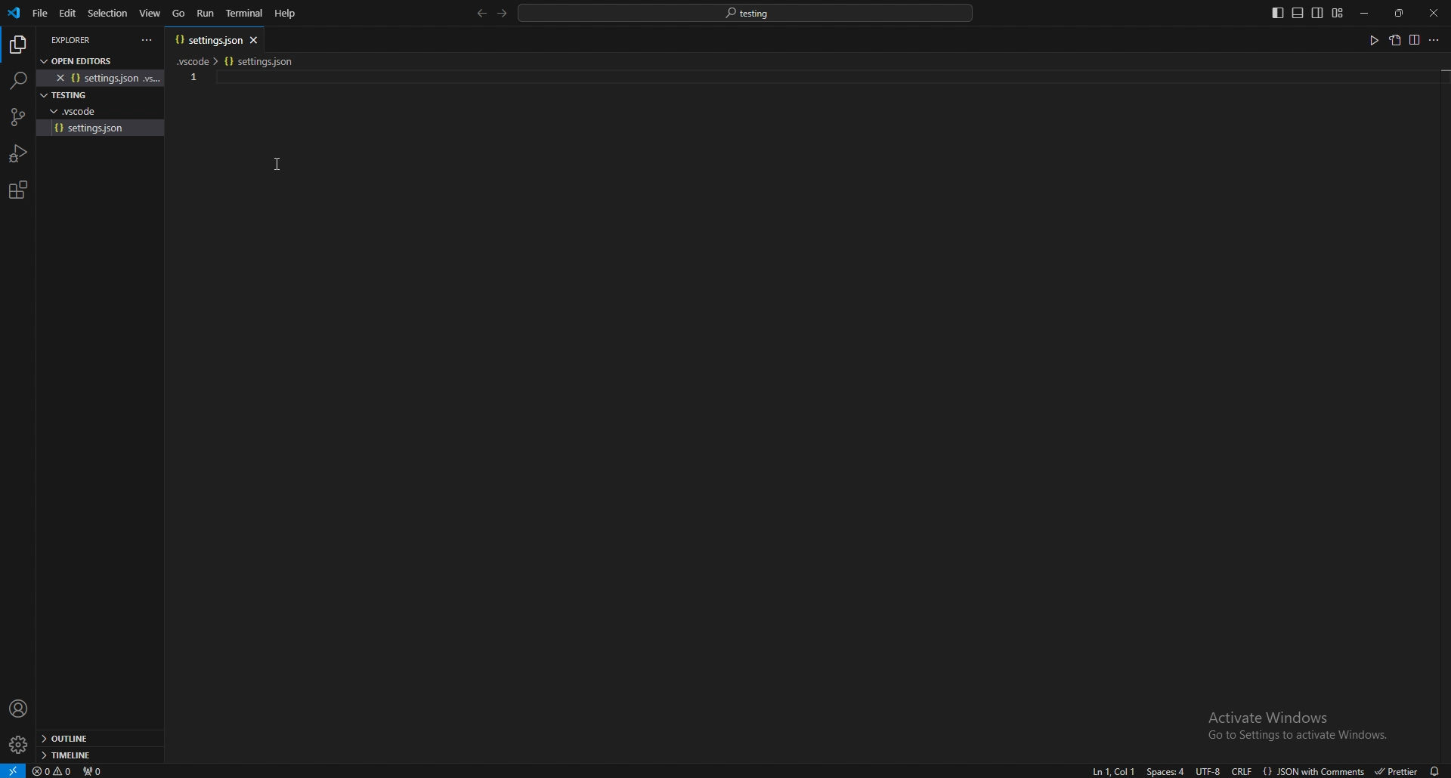 This screenshot has width=1451, height=778. Describe the element at coordinates (746, 12) in the screenshot. I see `search bar` at that location.